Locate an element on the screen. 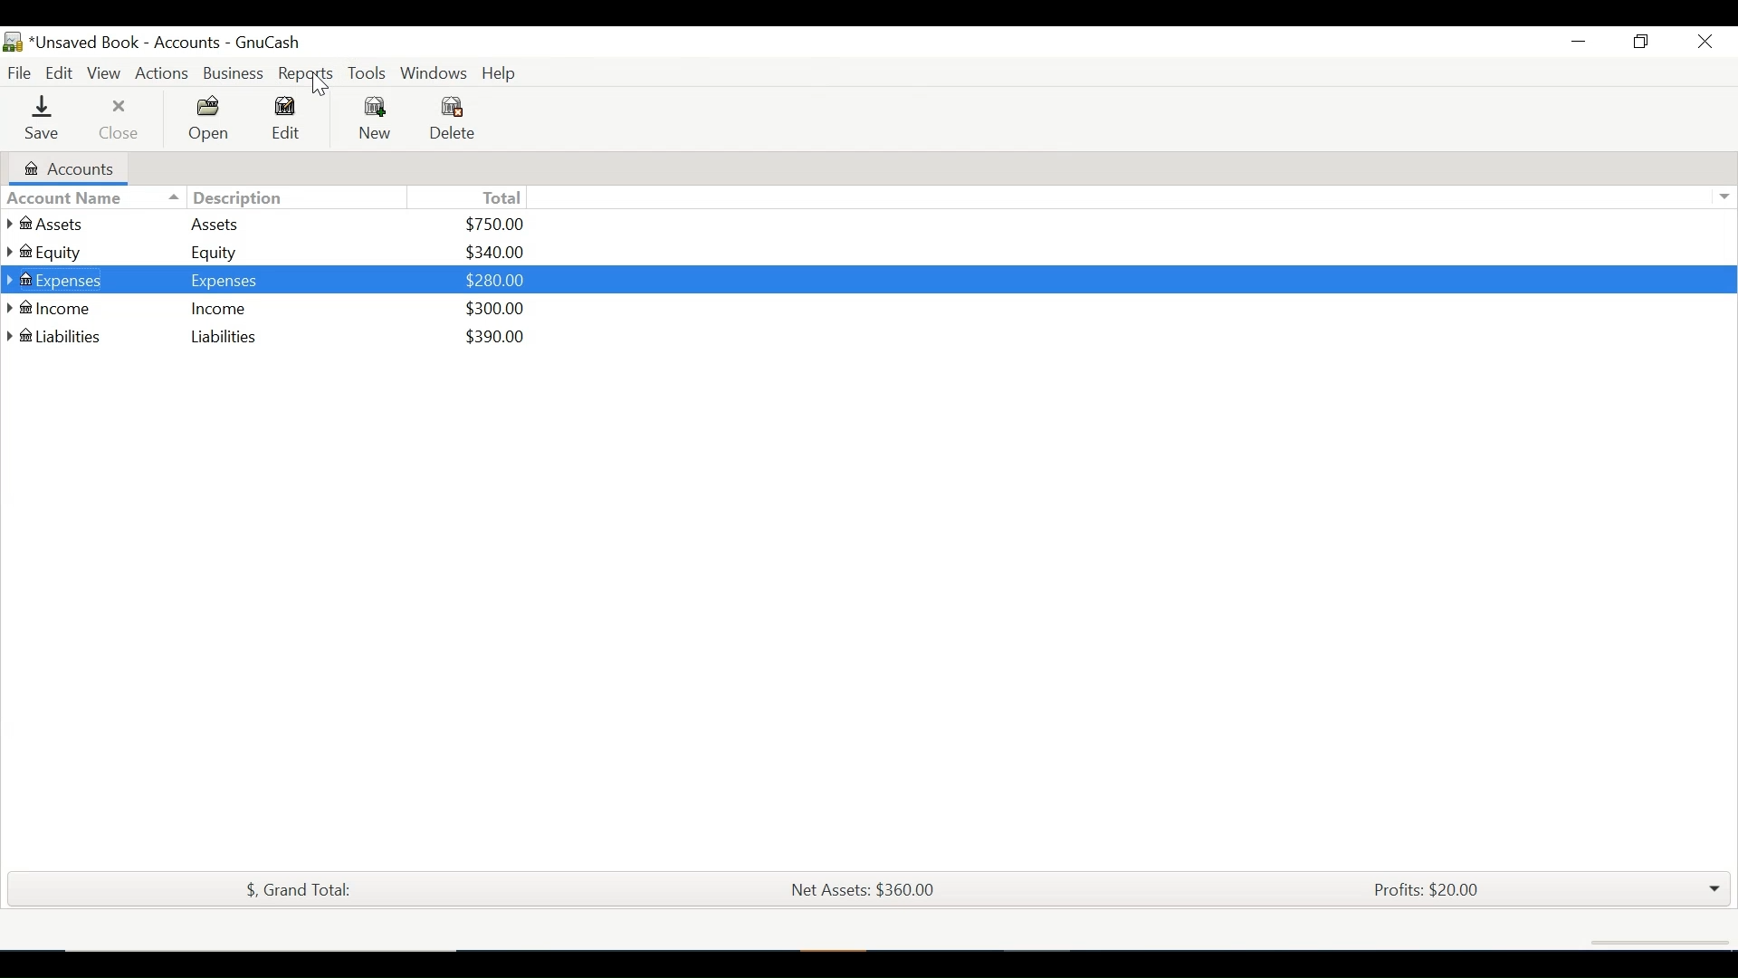  Edit is located at coordinates (286, 120).